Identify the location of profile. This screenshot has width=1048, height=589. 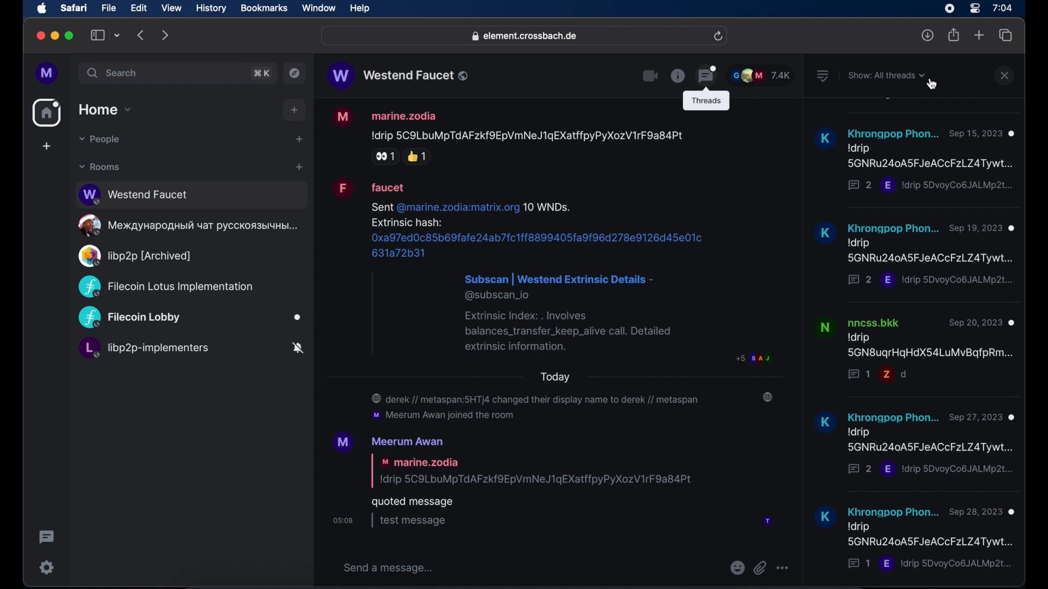
(47, 74).